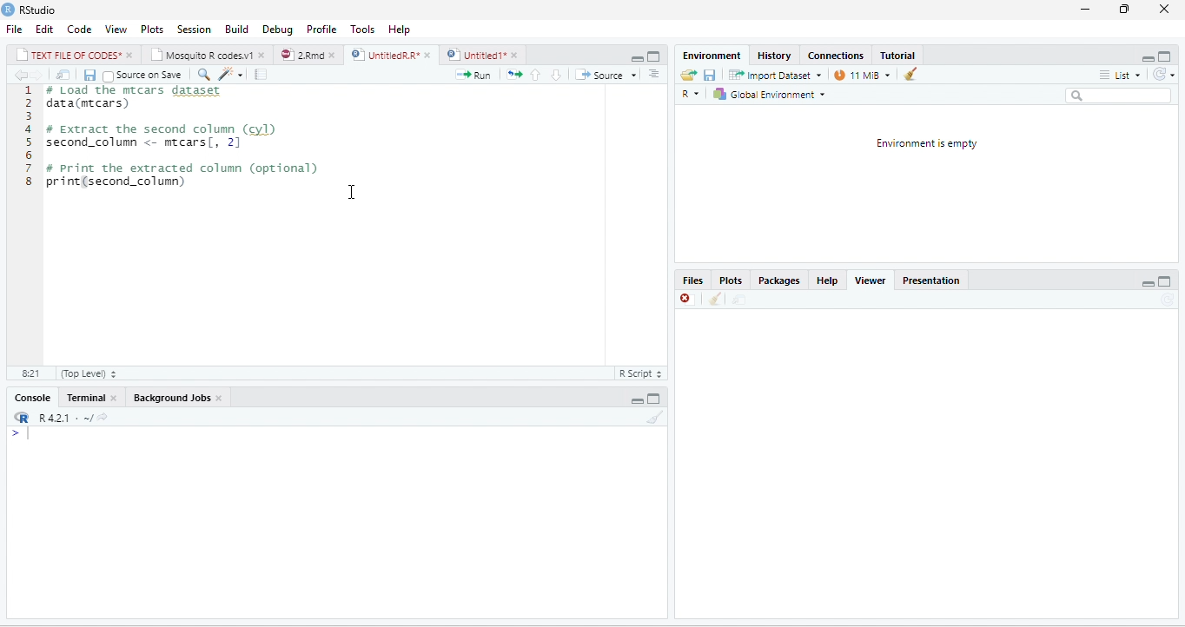 The height and width of the screenshot is (627, 1185). I want to click on  Import Dataset , so click(776, 75).